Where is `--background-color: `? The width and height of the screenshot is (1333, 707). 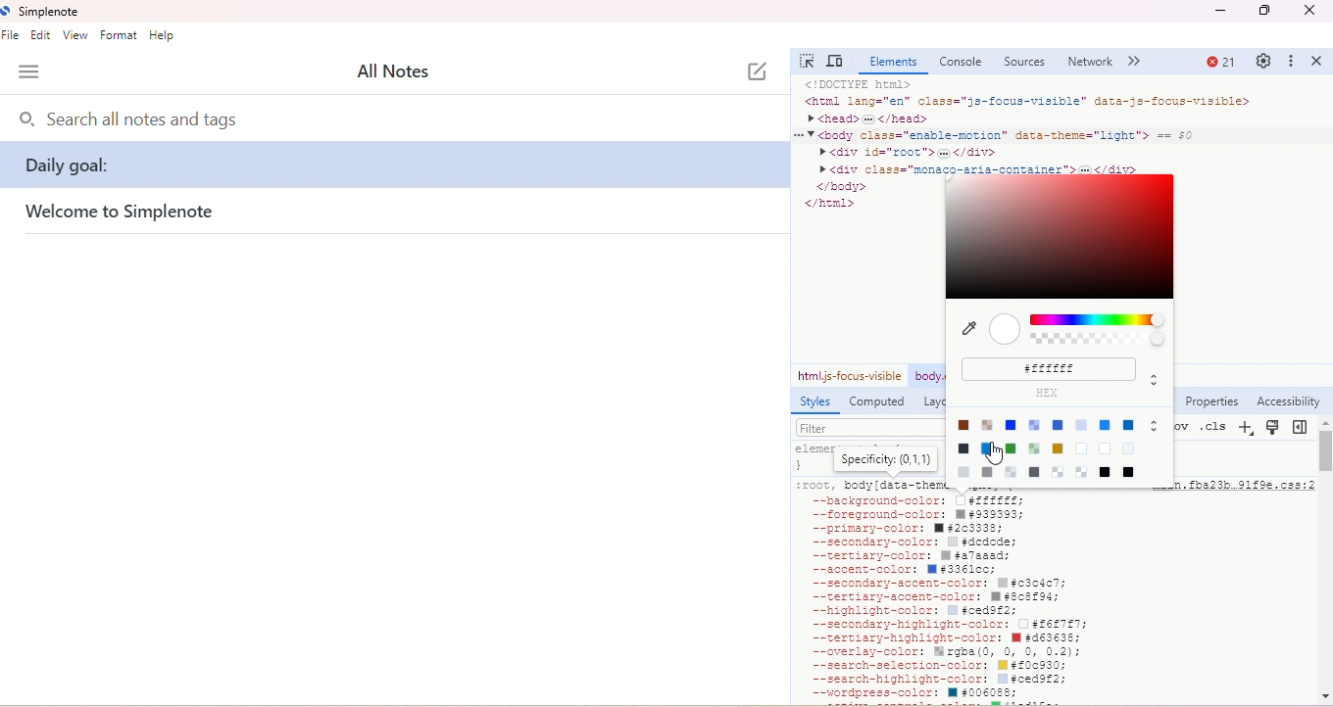 --background-color:  is located at coordinates (913, 501).